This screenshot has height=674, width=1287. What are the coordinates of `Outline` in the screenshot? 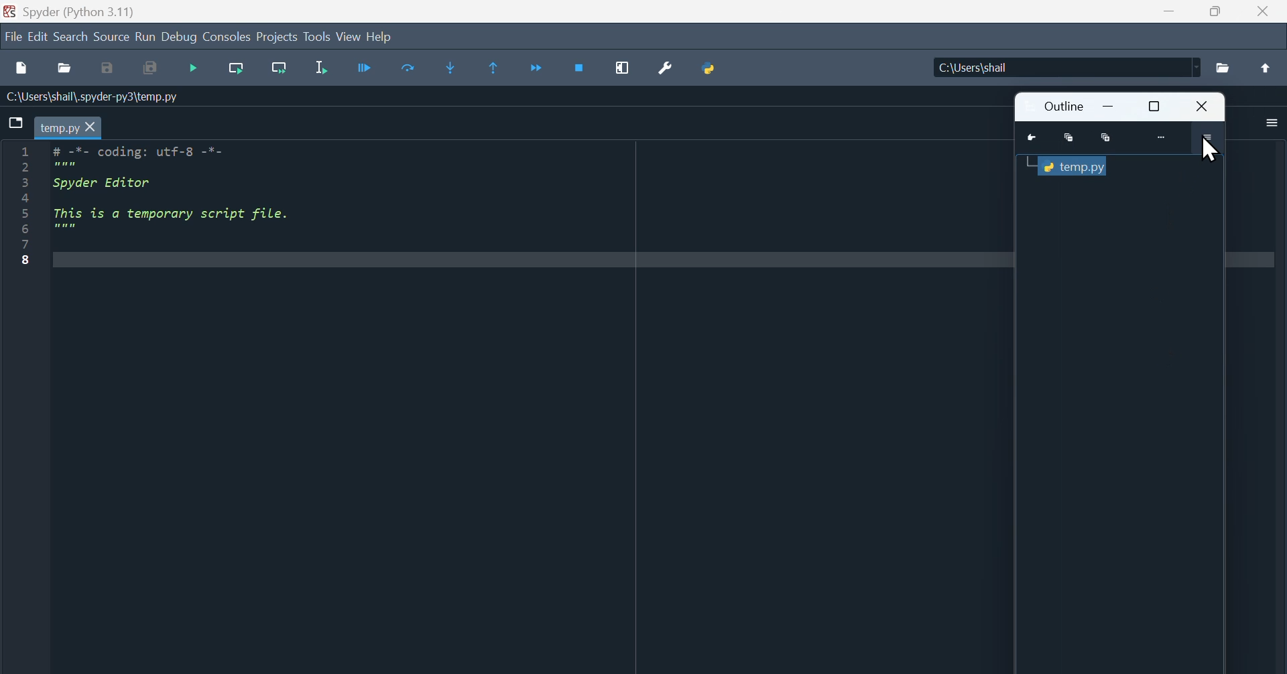 It's located at (1062, 107).